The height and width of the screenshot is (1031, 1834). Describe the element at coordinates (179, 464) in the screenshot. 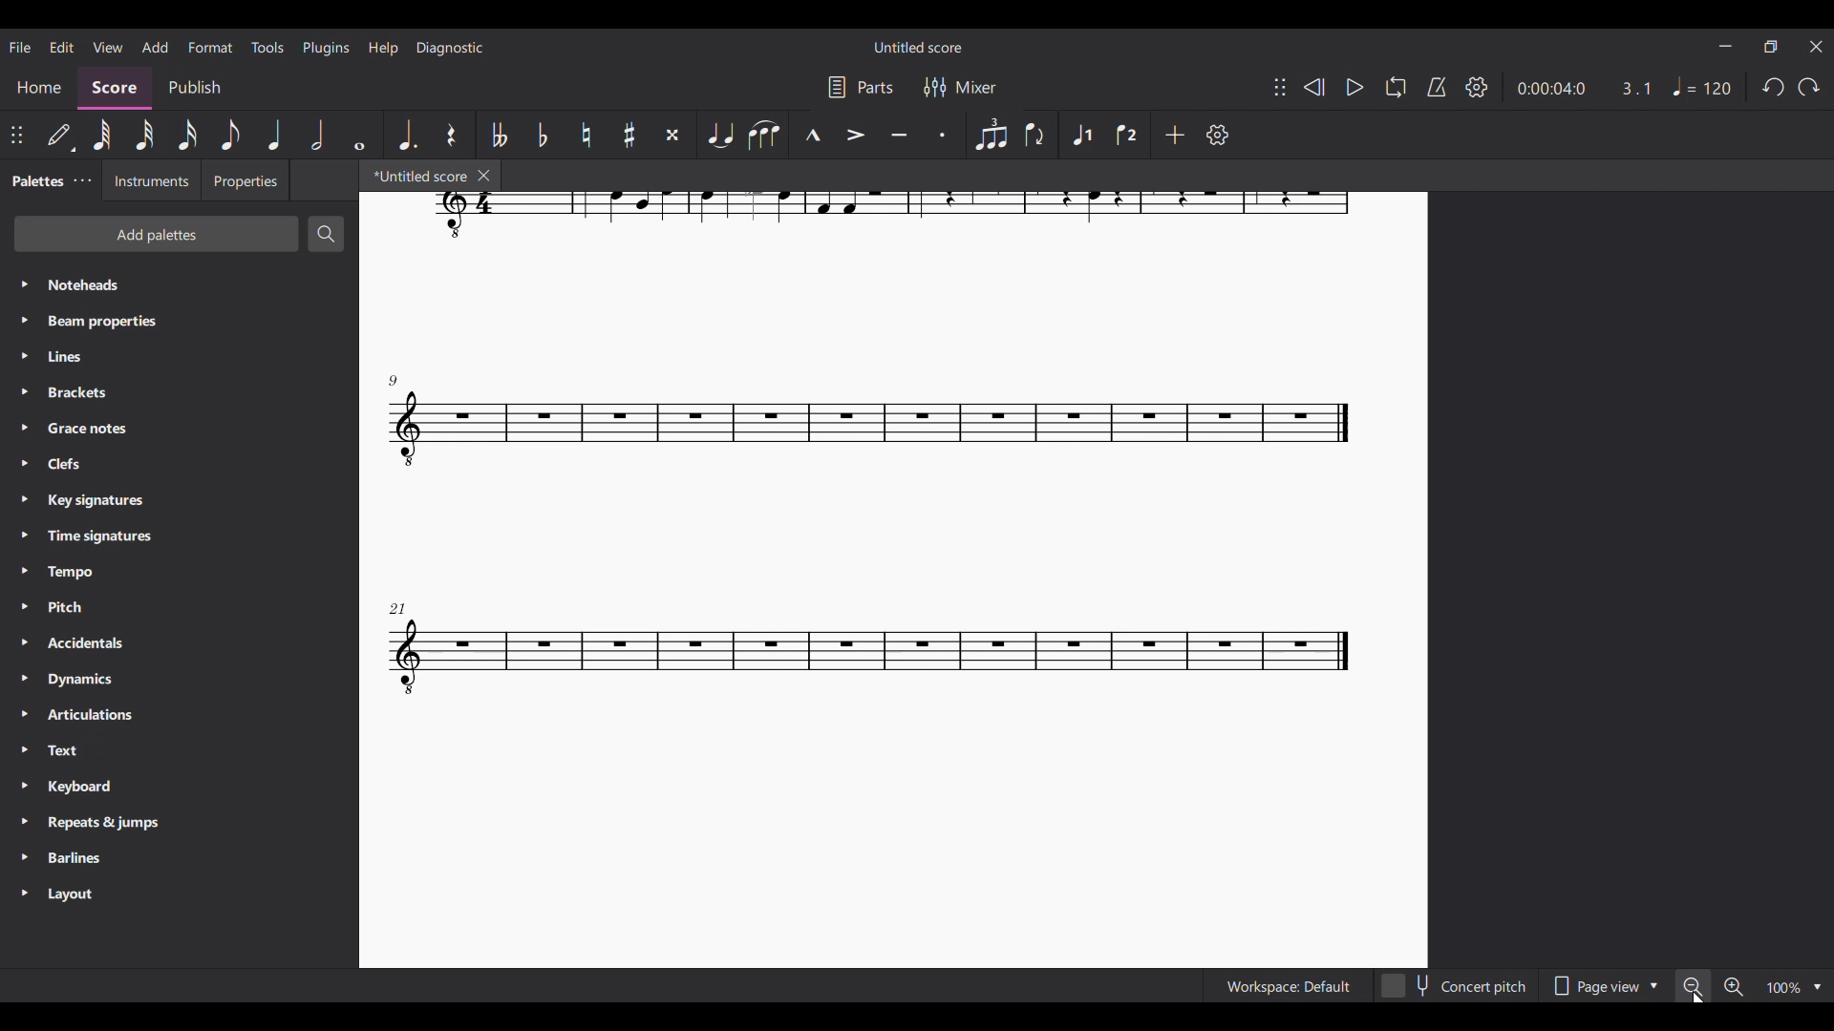

I see `Clefs` at that location.